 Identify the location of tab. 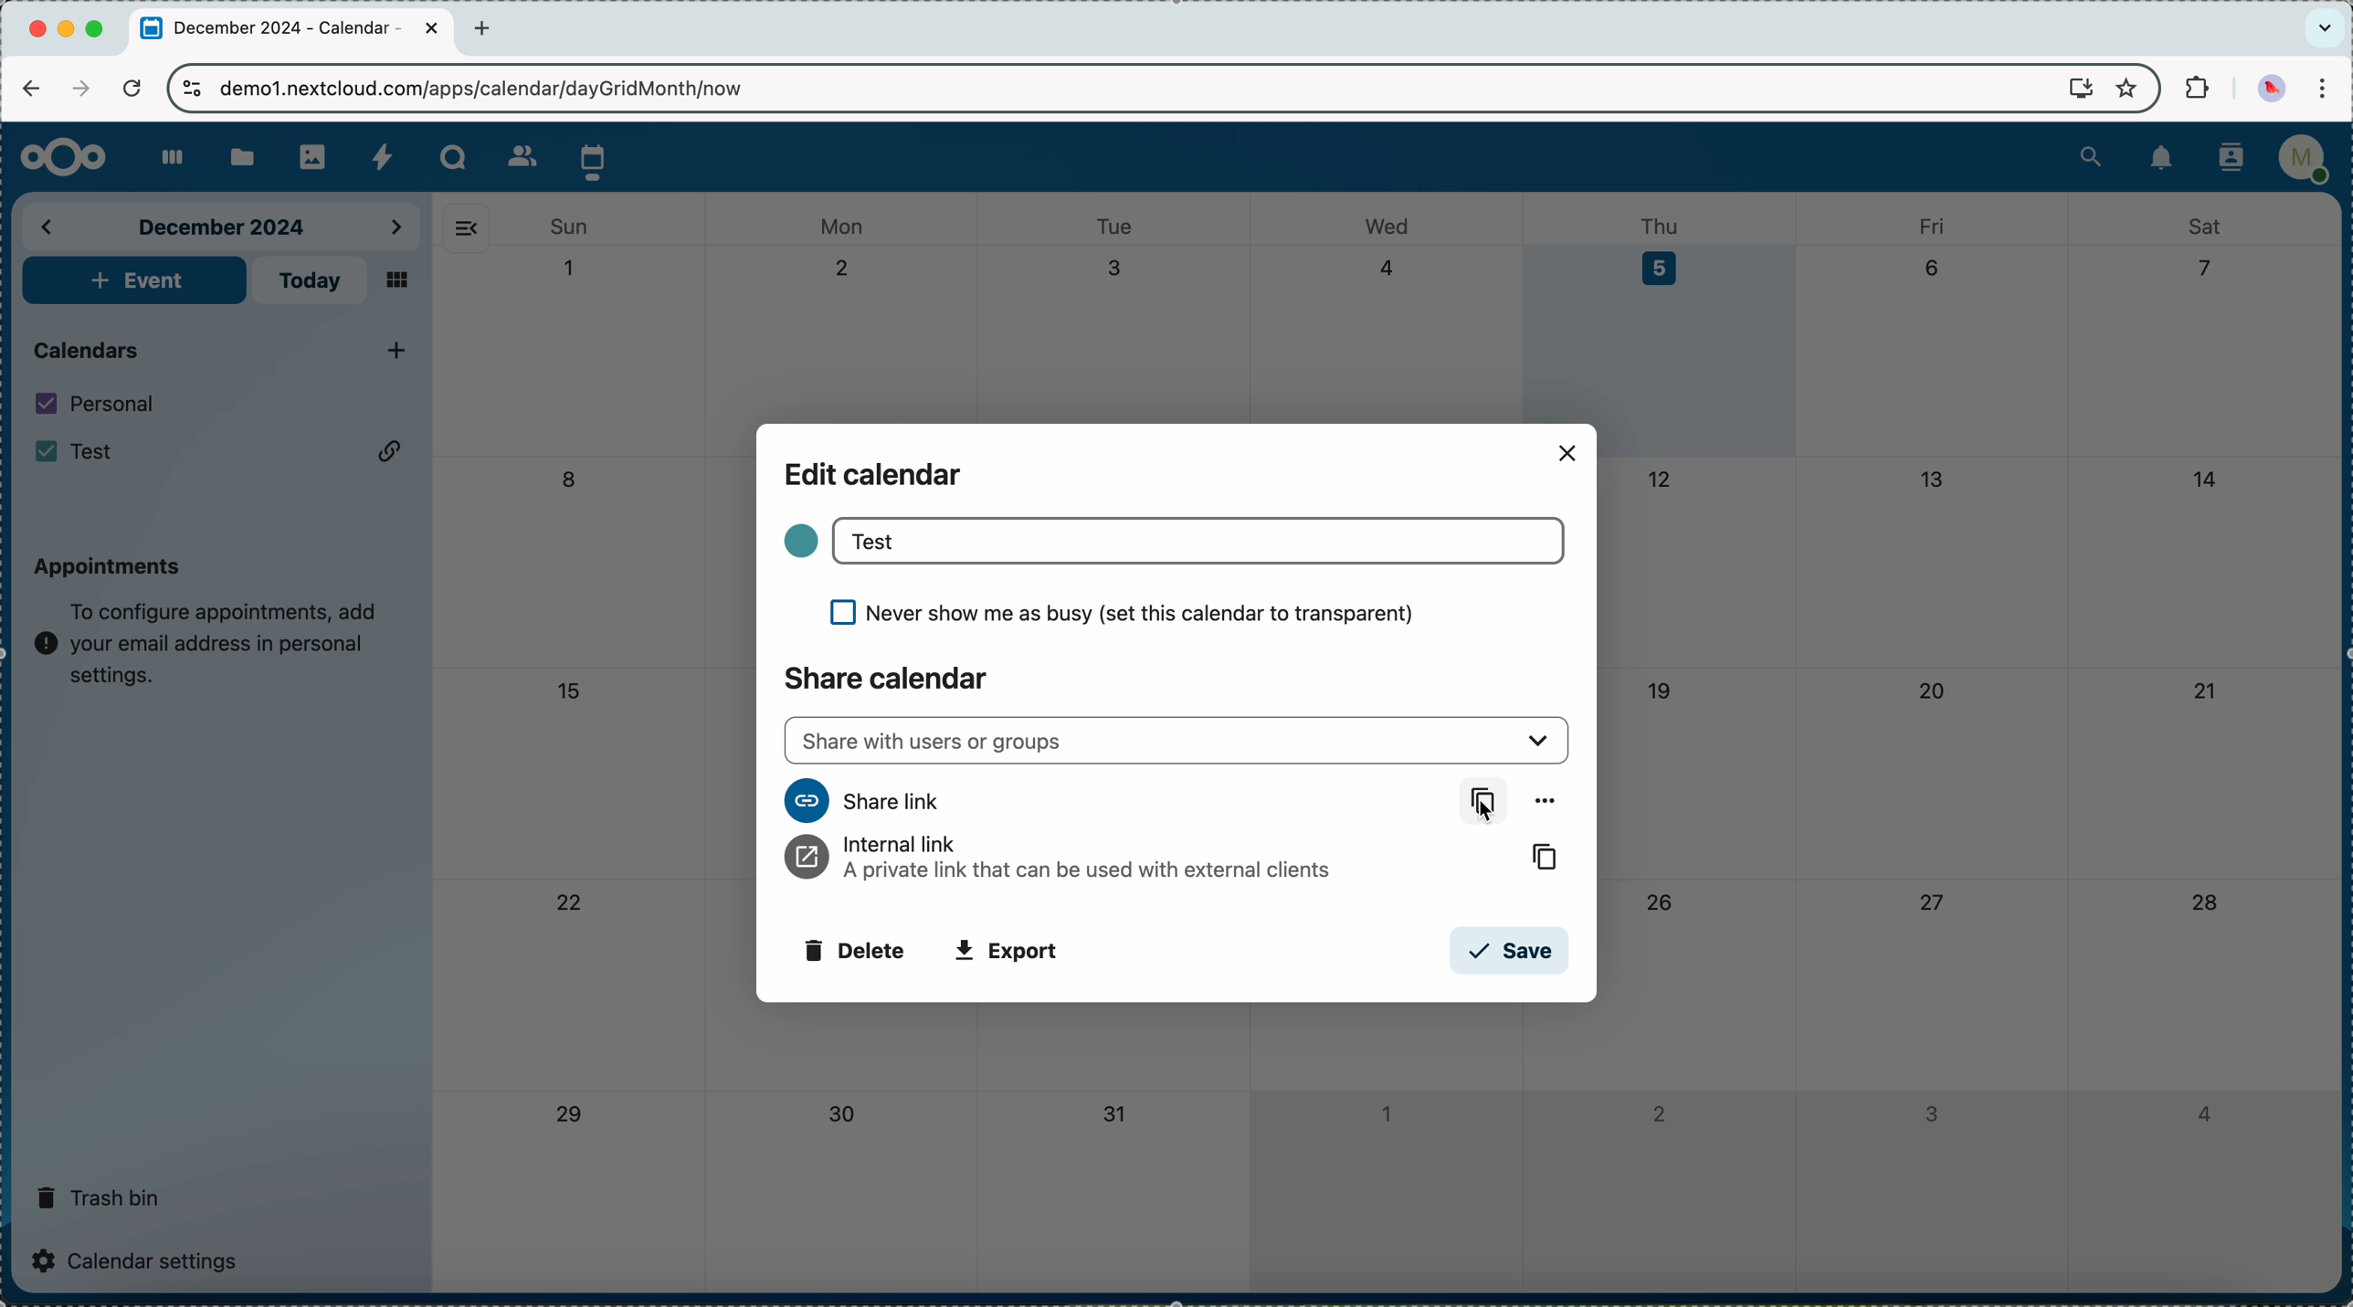
(292, 30).